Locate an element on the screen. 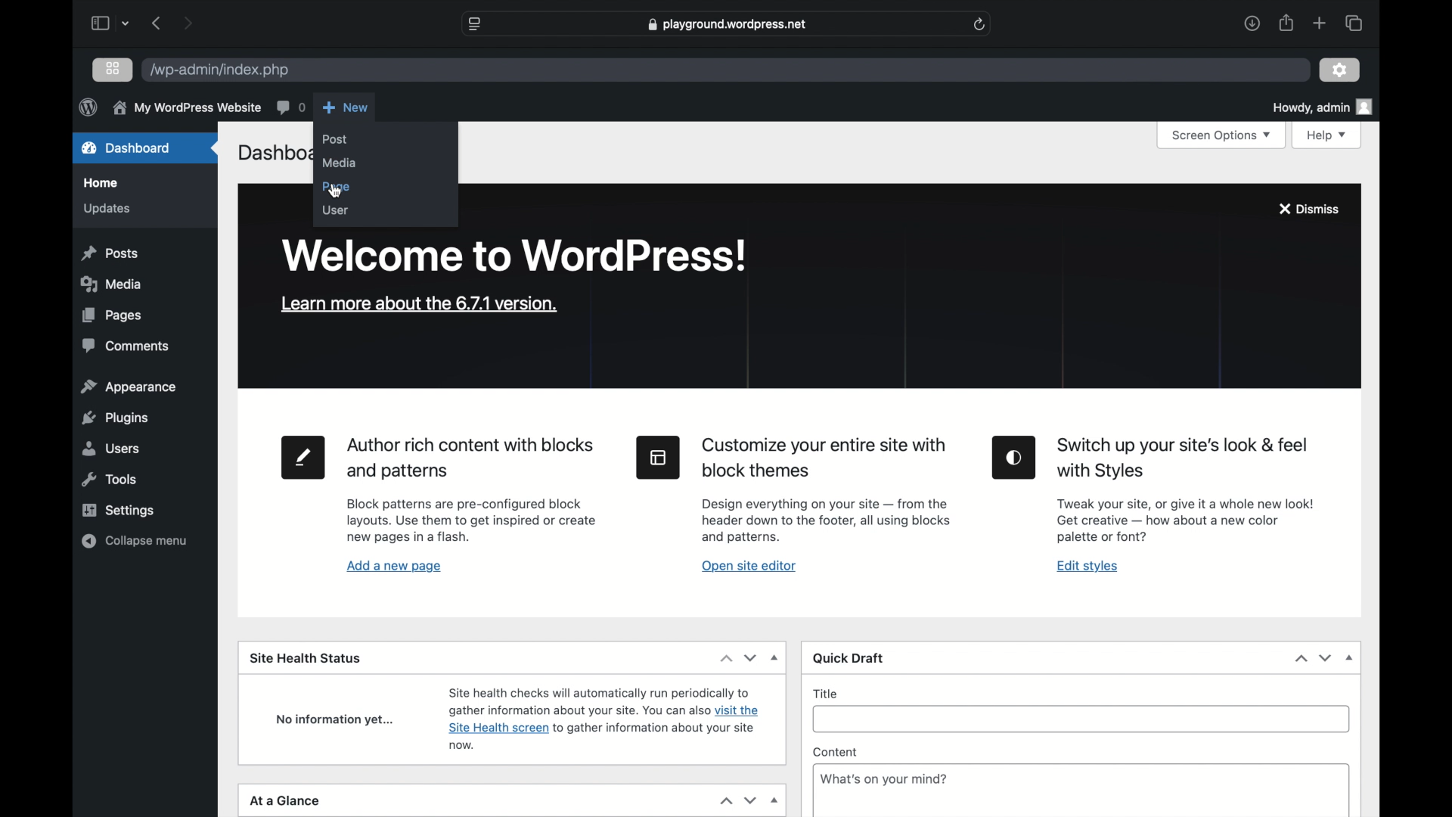 The image size is (1452, 817). dropdown is located at coordinates (776, 657).